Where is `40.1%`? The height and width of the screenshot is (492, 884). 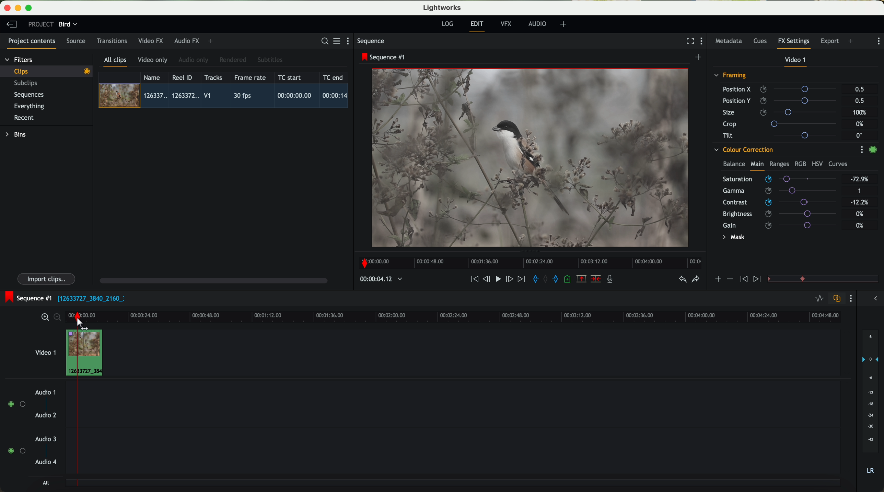
40.1% is located at coordinates (861, 202).